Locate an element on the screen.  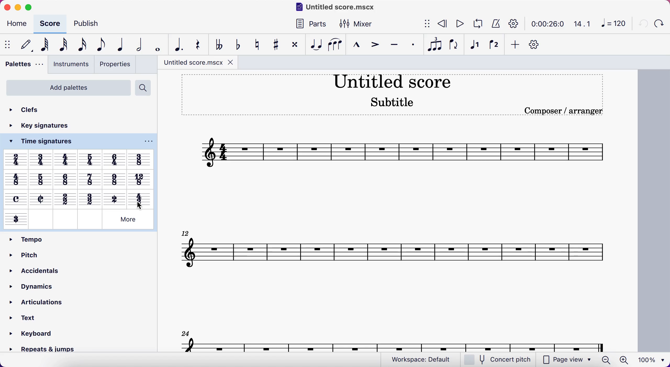
toggle natural is located at coordinates (255, 43).